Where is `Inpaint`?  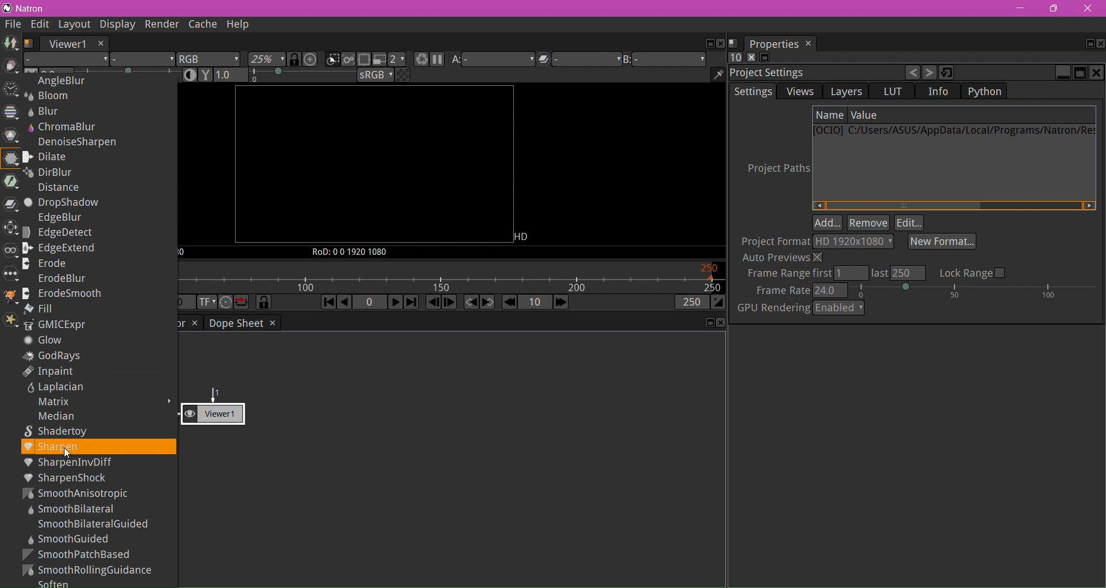 Inpaint is located at coordinates (48, 371).